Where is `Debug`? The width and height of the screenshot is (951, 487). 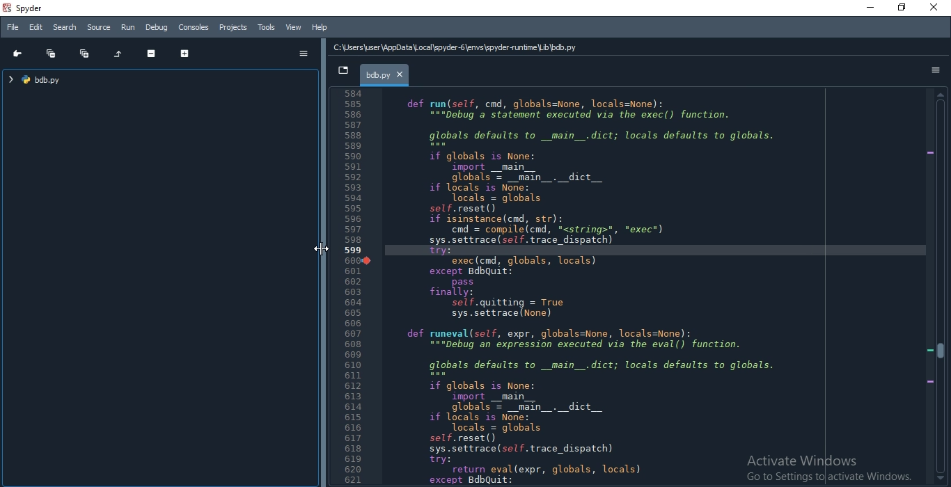 Debug is located at coordinates (157, 27).